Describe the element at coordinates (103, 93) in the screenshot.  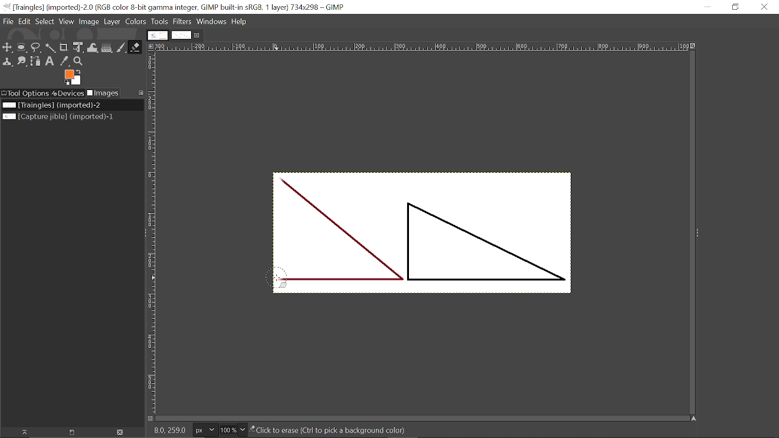
I see `Images` at that location.